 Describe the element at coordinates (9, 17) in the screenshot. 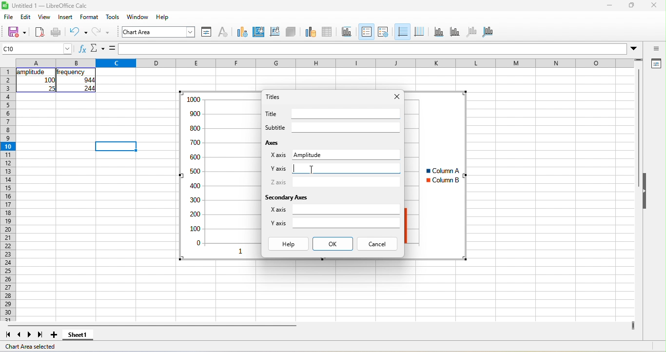

I see `file` at that location.